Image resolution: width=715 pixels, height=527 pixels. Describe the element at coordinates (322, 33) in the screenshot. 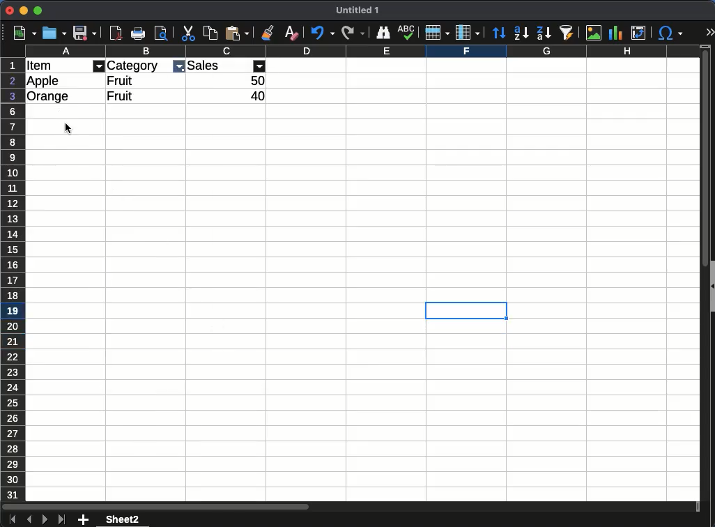

I see `undo` at that location.